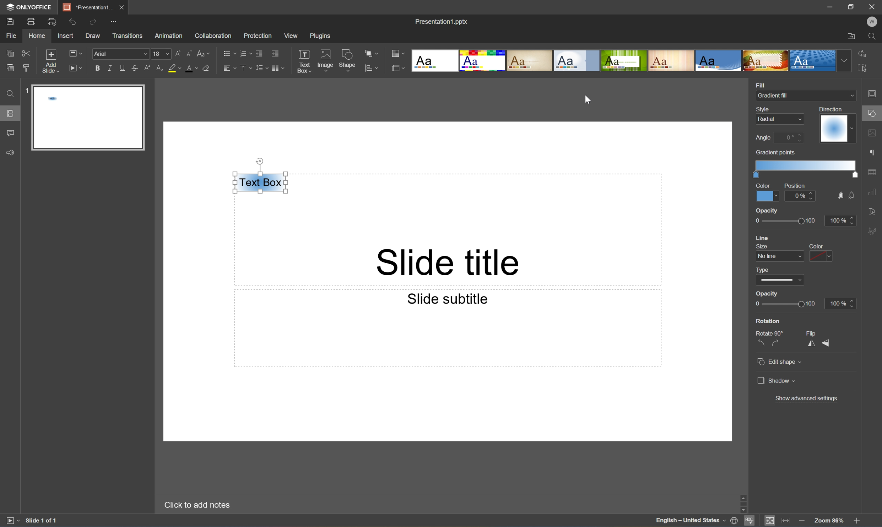 This screenshot has height=527, width=882. What do you see at coordinates (204, 53) in the screenshot?
I see `Change case` at bounding box center [204, 53].